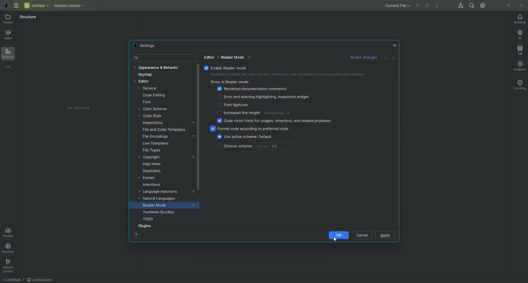 The height and width of the screenshot is (283, 528). Describe the element at coordinates (428, 5) in the screenshot. I see `Cannot run file` at that location.